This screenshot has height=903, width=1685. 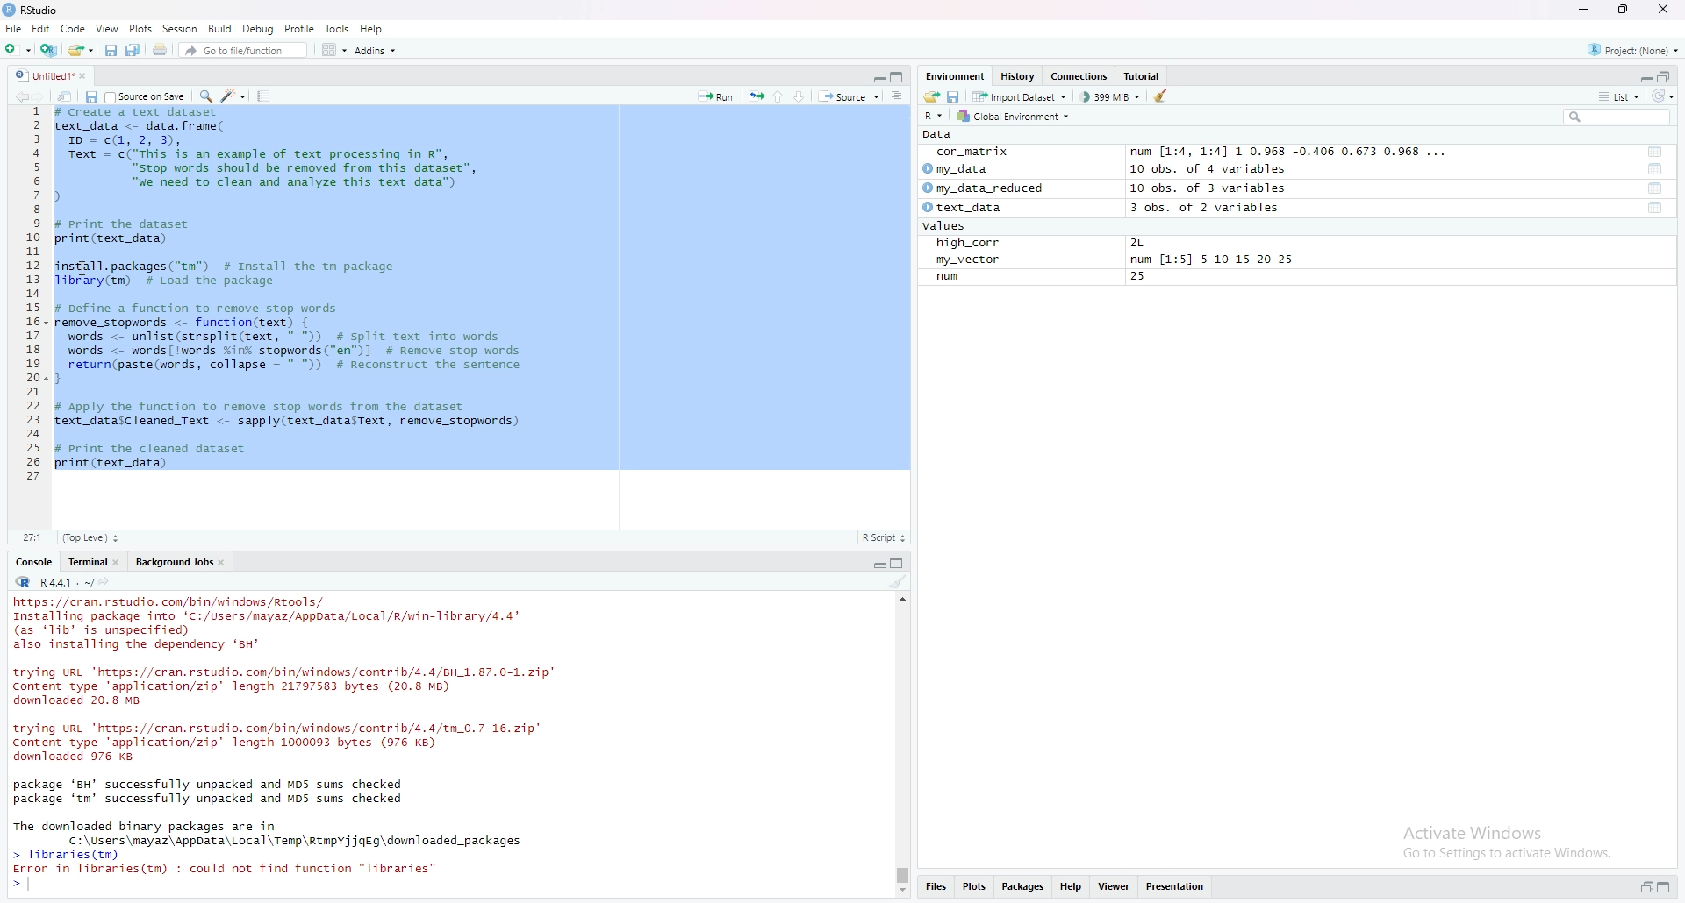 What do you see at coordinates (110, 52) in the screenshot?
I see `save current document` at bounding box center [110, 52].